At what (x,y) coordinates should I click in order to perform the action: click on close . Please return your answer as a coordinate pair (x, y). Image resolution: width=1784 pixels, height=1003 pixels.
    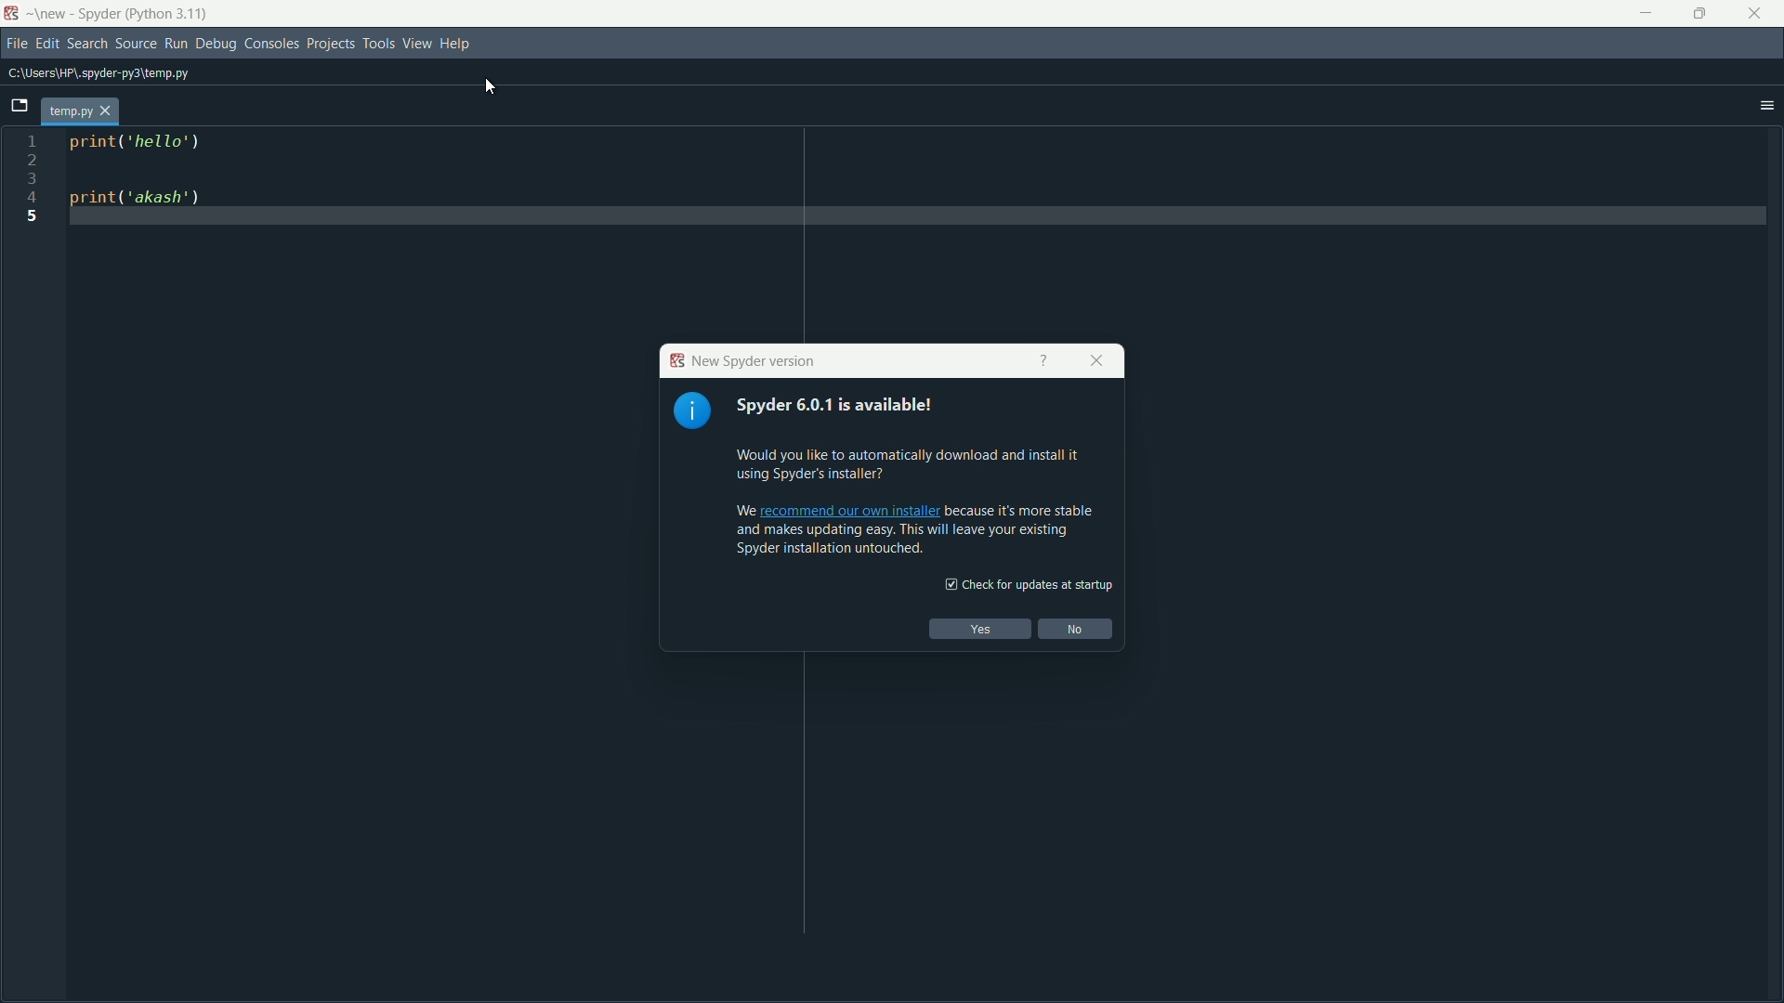
    Looking at the image, I should click on (1756, 14).